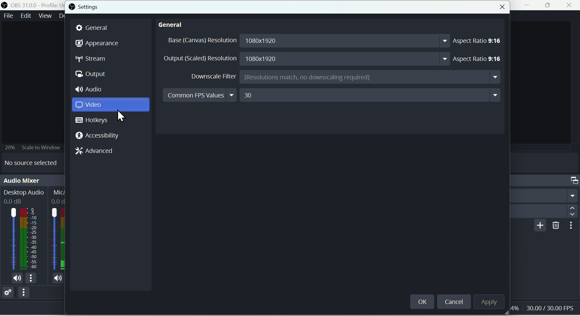 Image resolution: width=580 pixels, height=316 pixels. Describe the element at coordinates (7, 292) in the screenshot. I see `Settings` at that location.